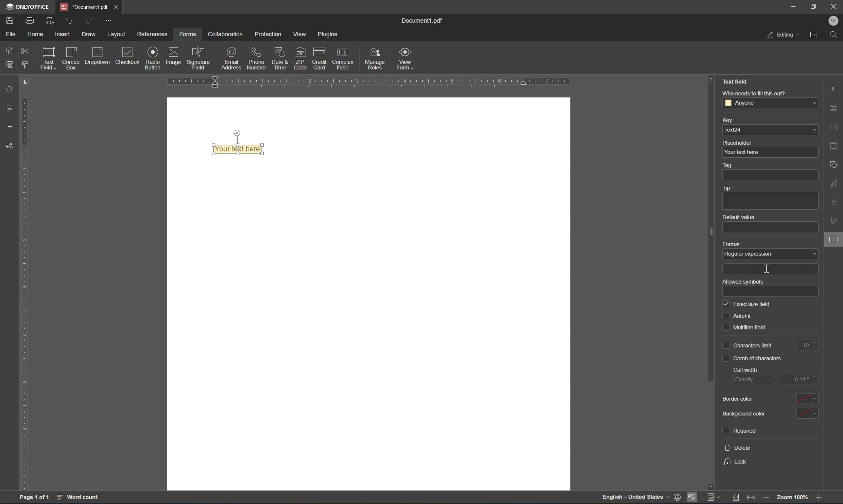 This screenshot has height=504, width=843. What do you see at coordinates (118, 35) in the screenshot?
I see `layout` at bounding box center [118, 35].